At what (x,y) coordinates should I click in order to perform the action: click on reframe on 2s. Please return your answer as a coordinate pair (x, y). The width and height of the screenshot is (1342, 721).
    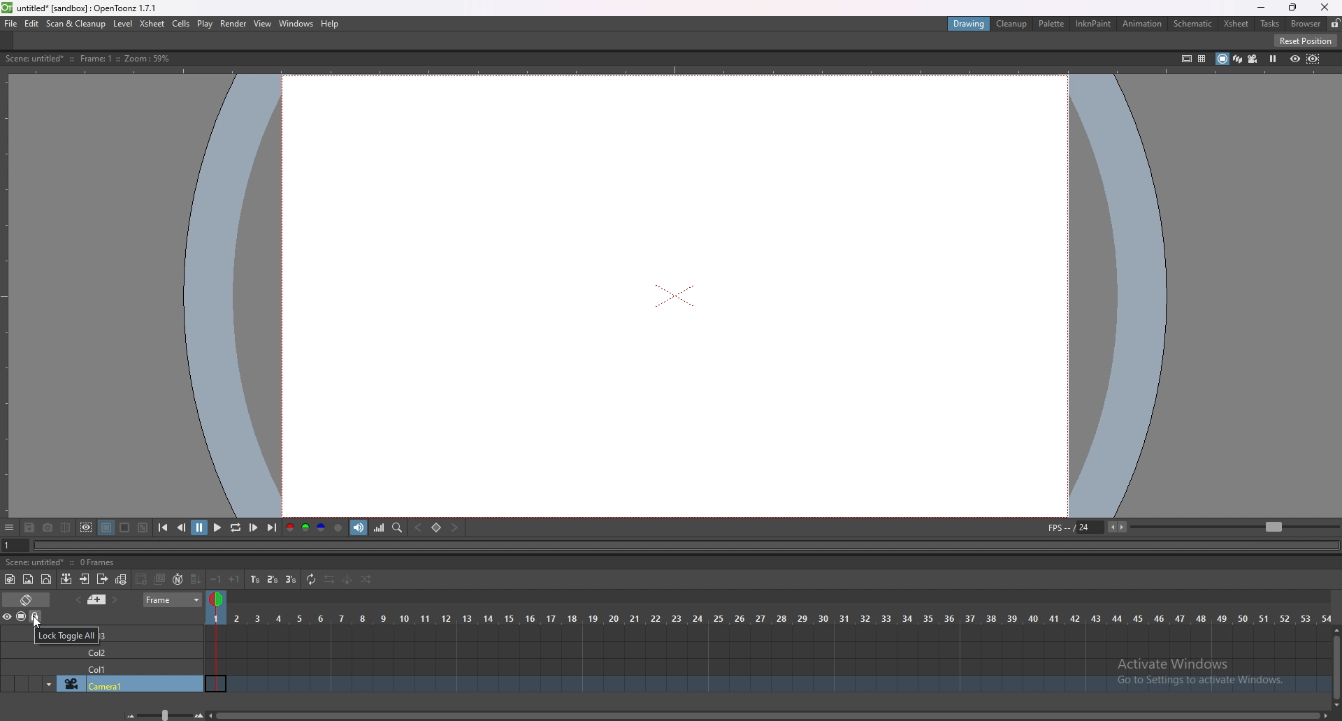
    Looking at the image, I should click on (273, 579).